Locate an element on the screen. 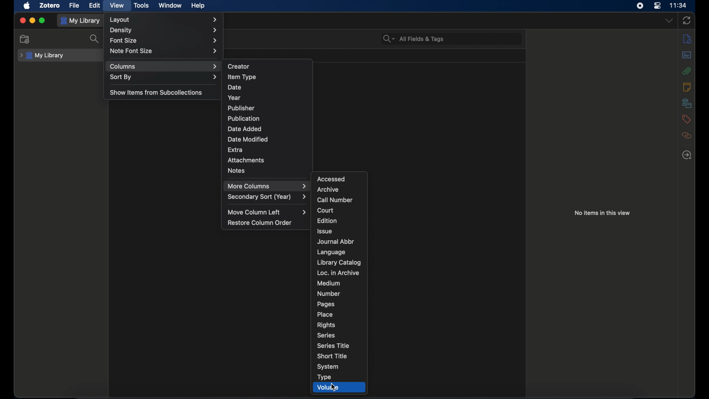 The height and width of the screenshot is (399, 709). info is located at coordinates (687, 39).